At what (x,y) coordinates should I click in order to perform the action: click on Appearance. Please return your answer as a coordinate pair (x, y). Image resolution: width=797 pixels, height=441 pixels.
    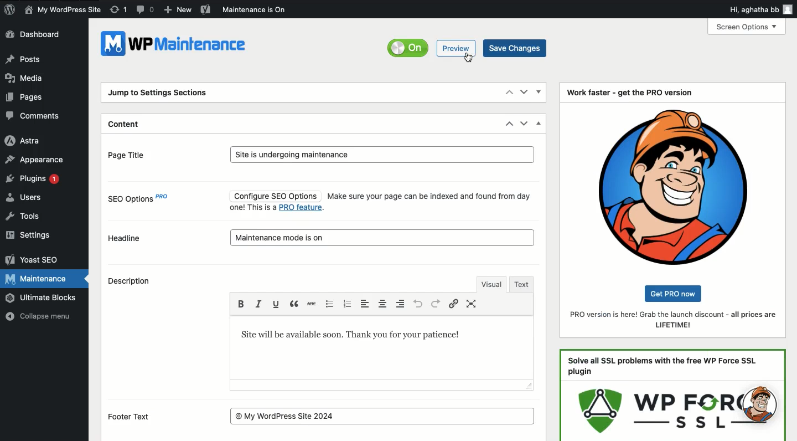
    Looking at the image, I should click on (37, 160).